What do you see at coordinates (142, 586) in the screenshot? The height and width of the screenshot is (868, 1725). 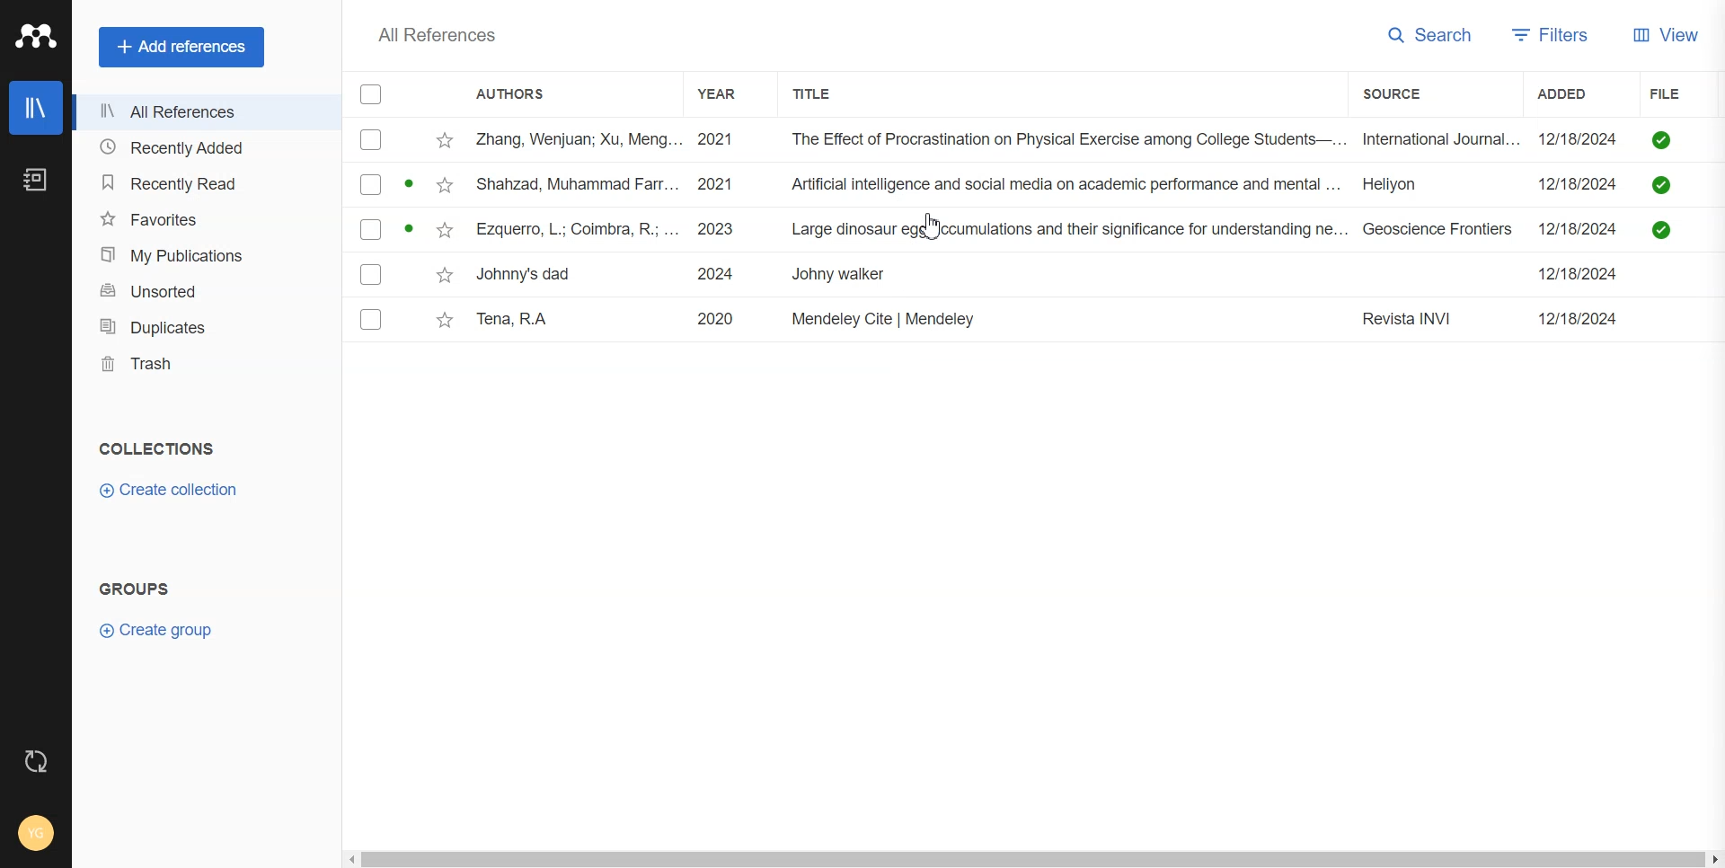 I see `Text` at bounding box center [142, 586].